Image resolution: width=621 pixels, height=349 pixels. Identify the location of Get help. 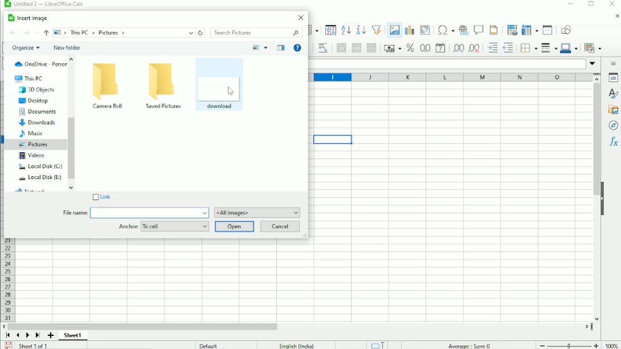
(297, 48).